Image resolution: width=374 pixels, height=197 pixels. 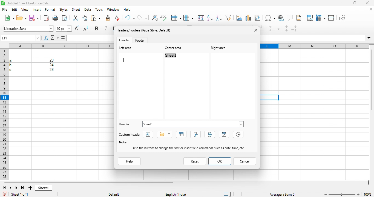 What do you see at coordinates (238, 18) in the screenshot?
I see `chat` at bounding box center [238, 18].